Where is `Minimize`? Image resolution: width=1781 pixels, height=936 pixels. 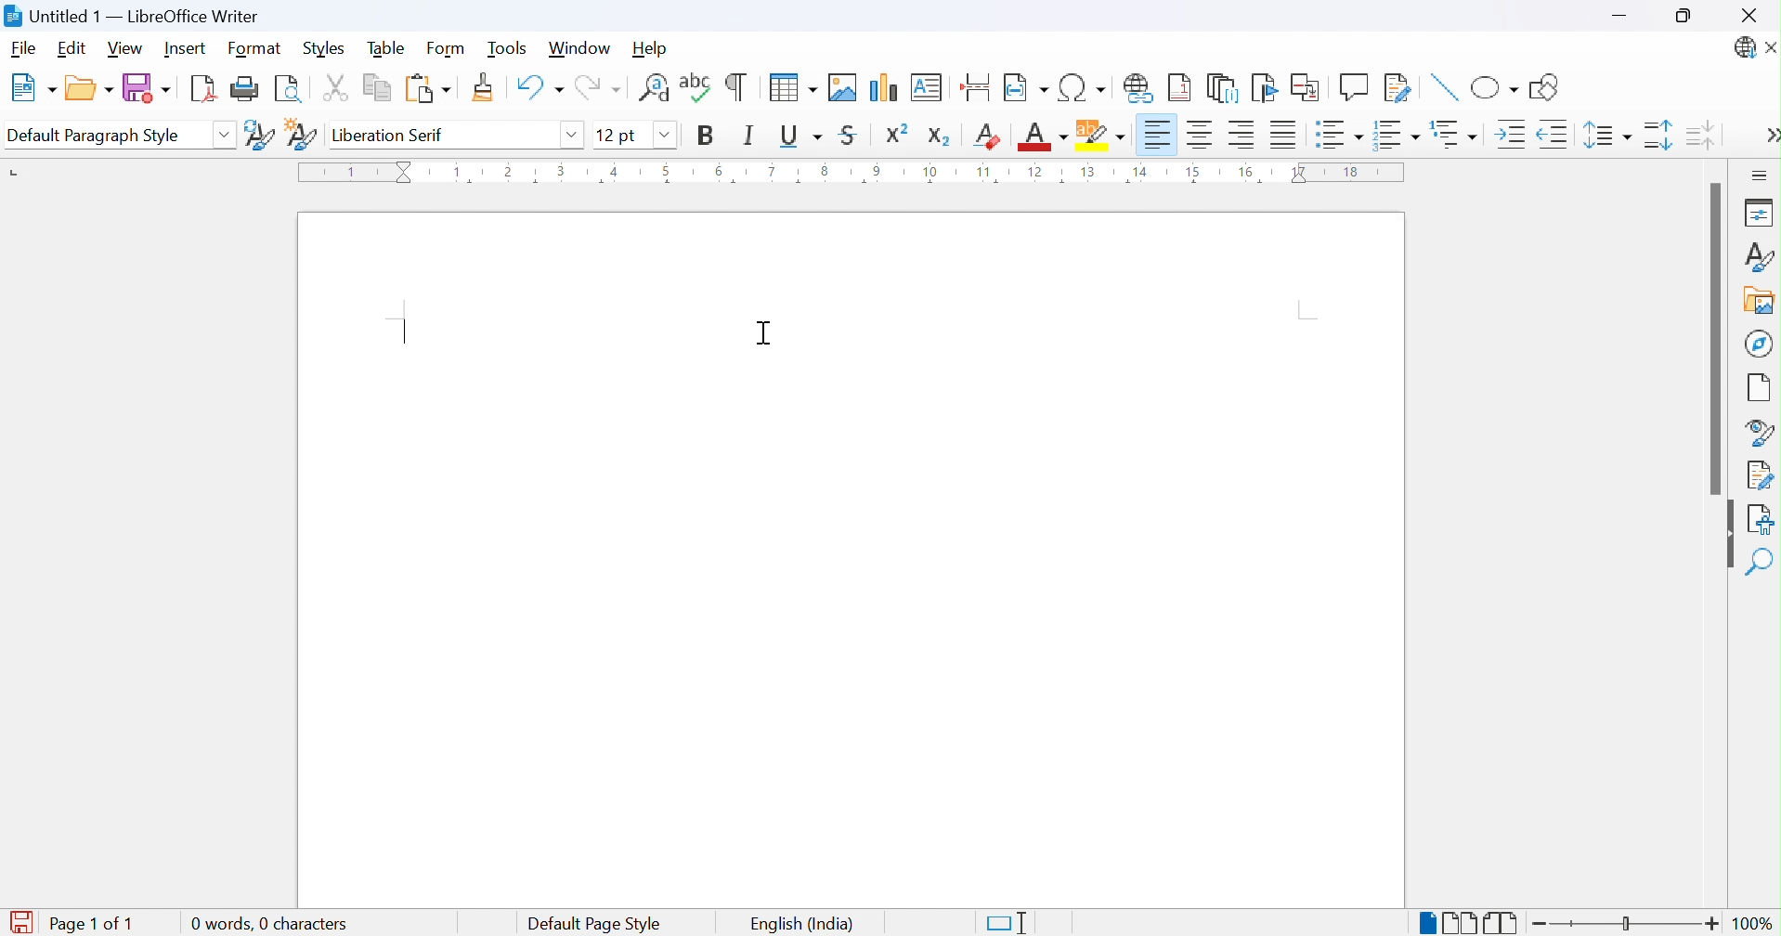
Minimize is located at coordinates (1619, 18).